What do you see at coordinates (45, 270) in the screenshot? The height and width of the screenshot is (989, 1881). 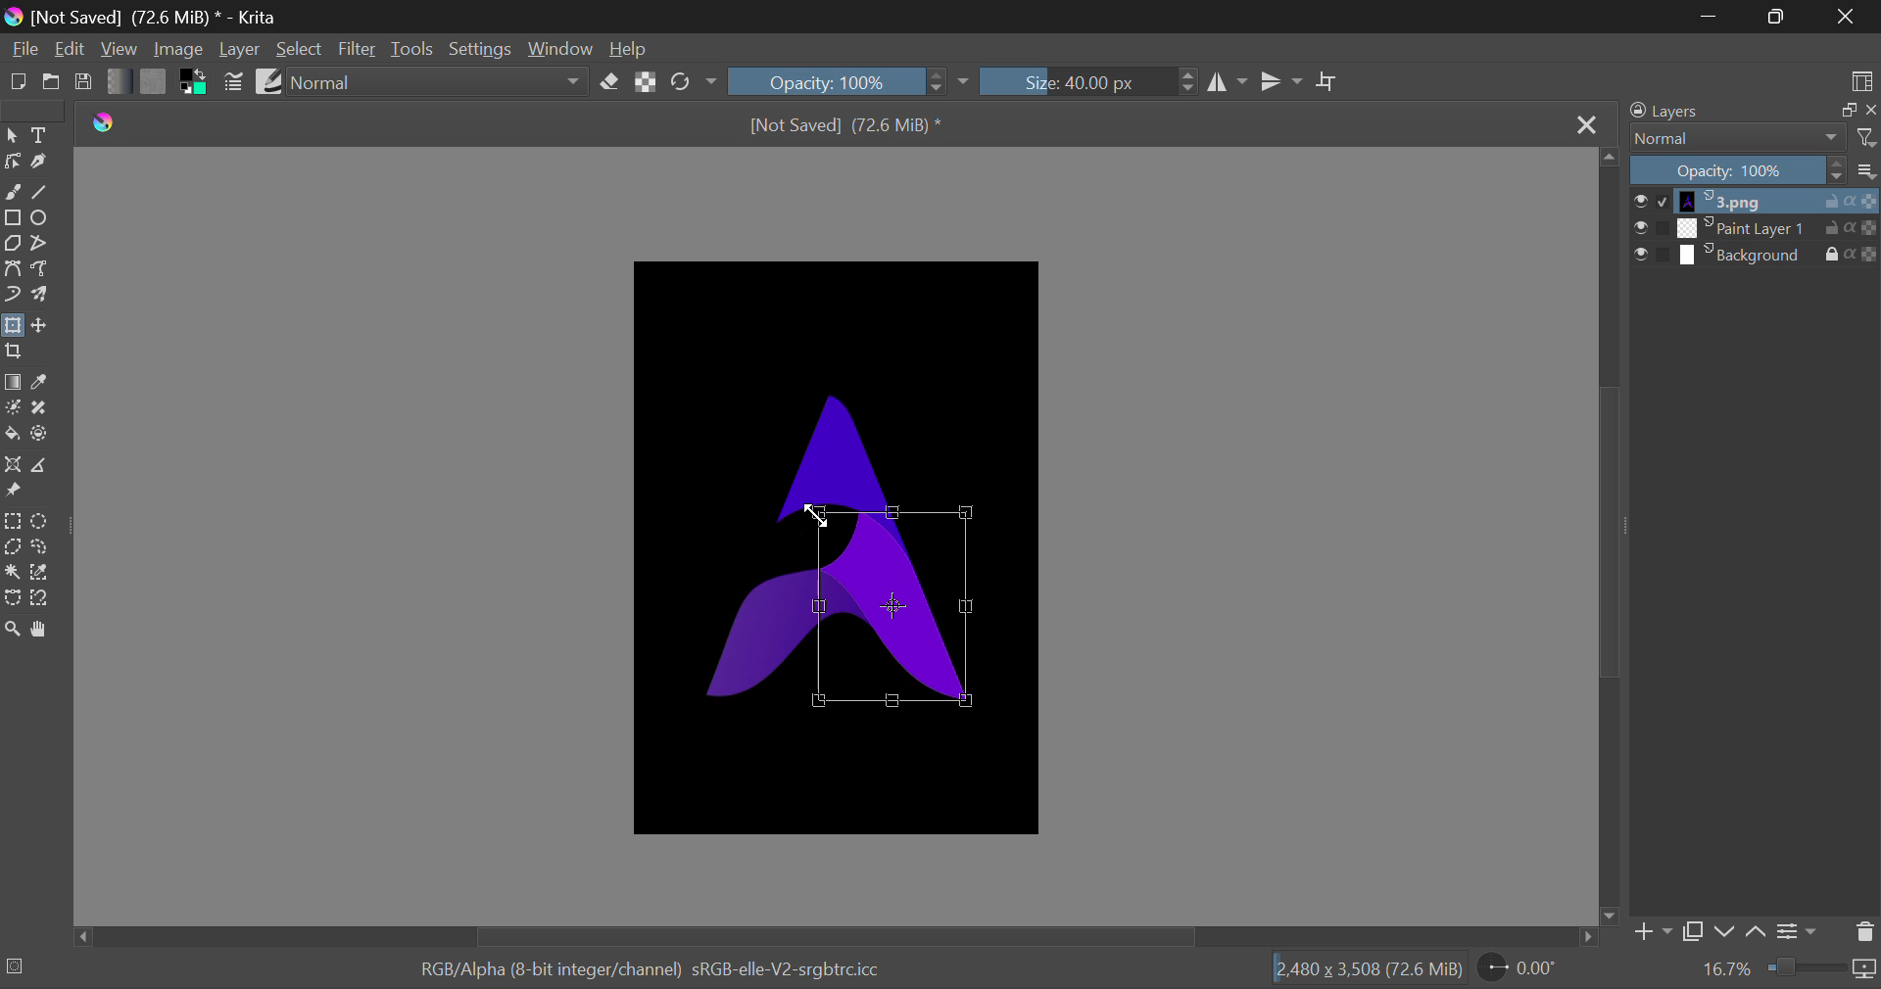 I see `Freehand Path Tool` at bounding box center [45, 270].